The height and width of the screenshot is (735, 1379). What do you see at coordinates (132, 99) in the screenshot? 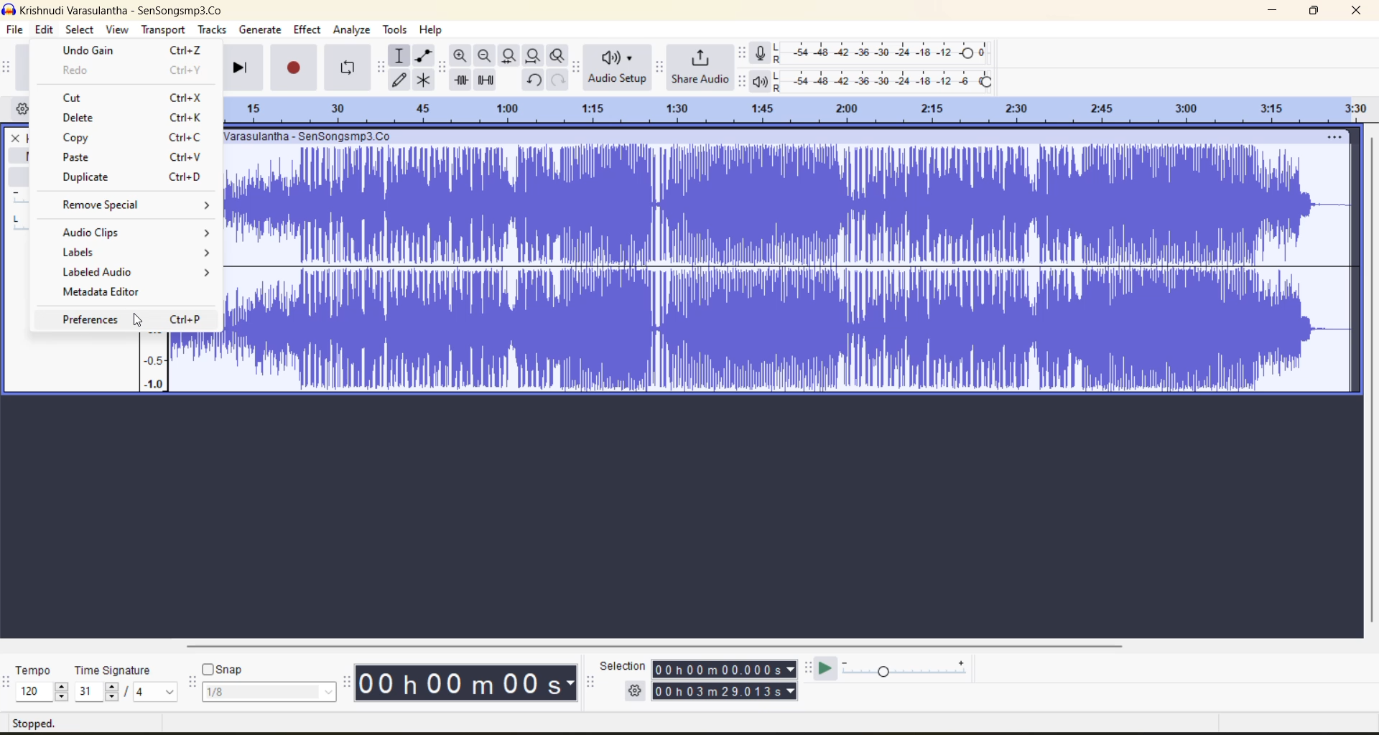
I see `cut` at bounding box center [132, 99].